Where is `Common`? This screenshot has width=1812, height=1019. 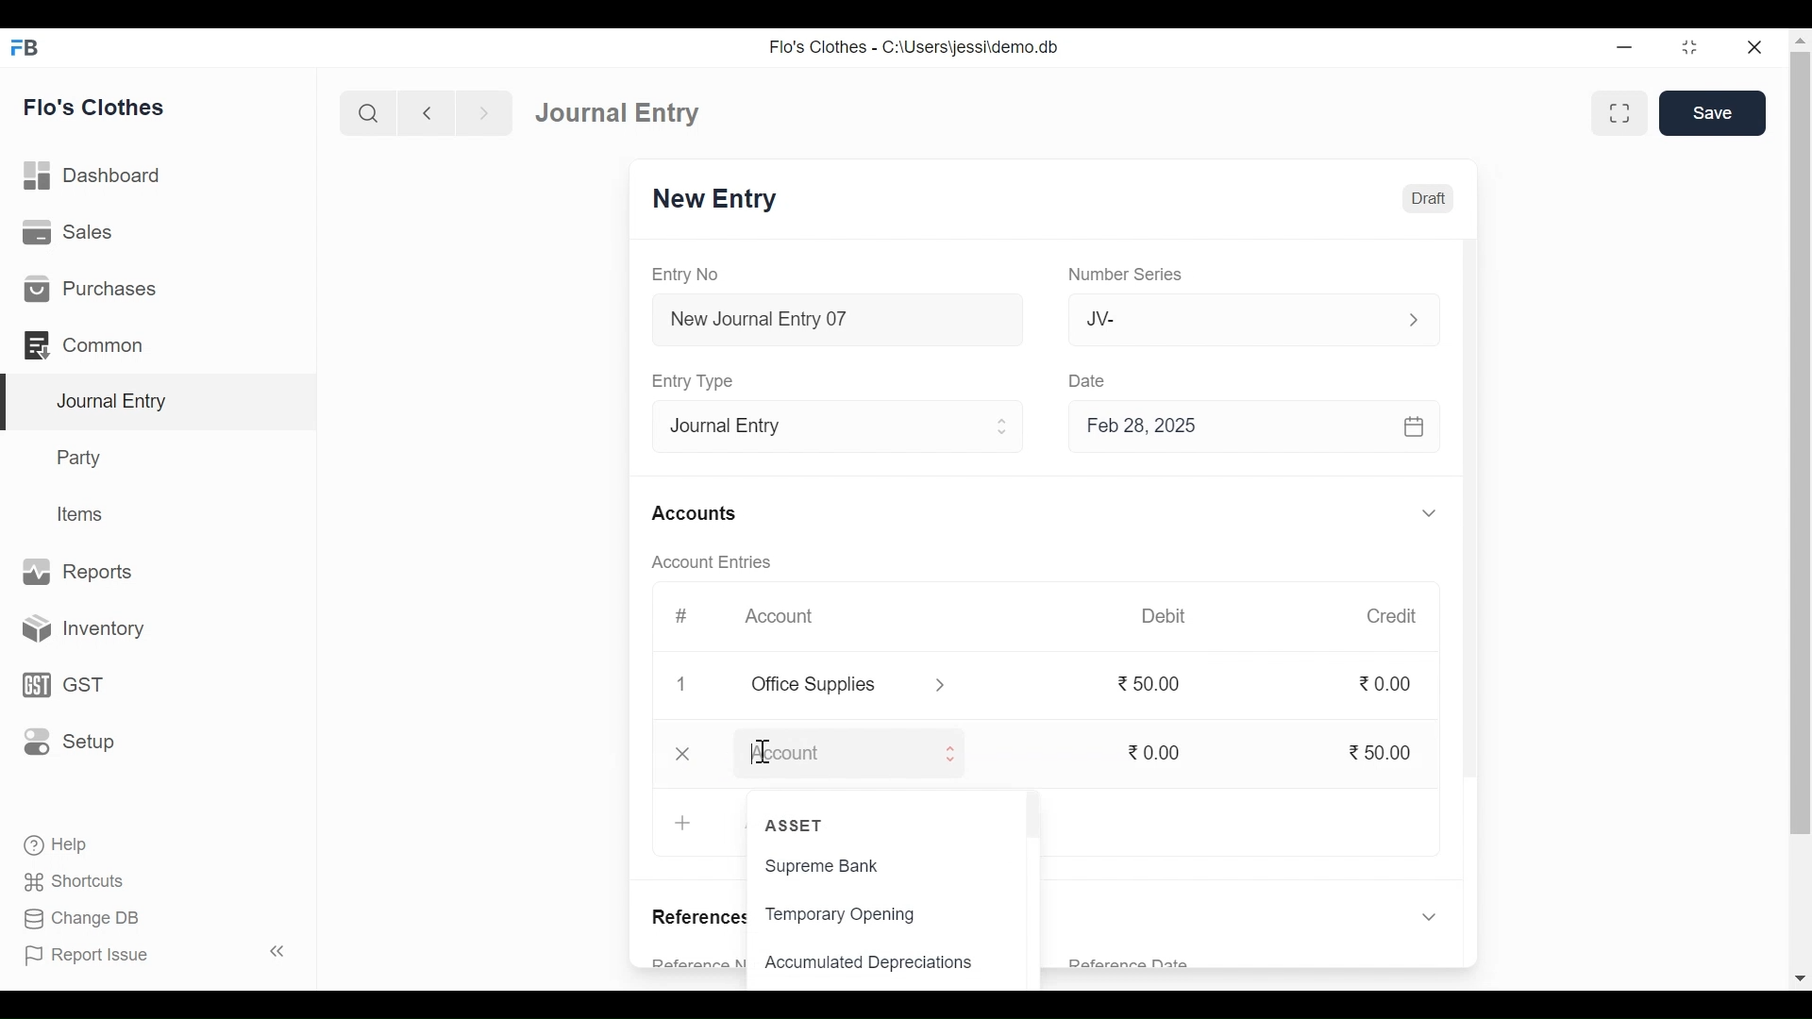
Common is located at coordinates (87, 344).